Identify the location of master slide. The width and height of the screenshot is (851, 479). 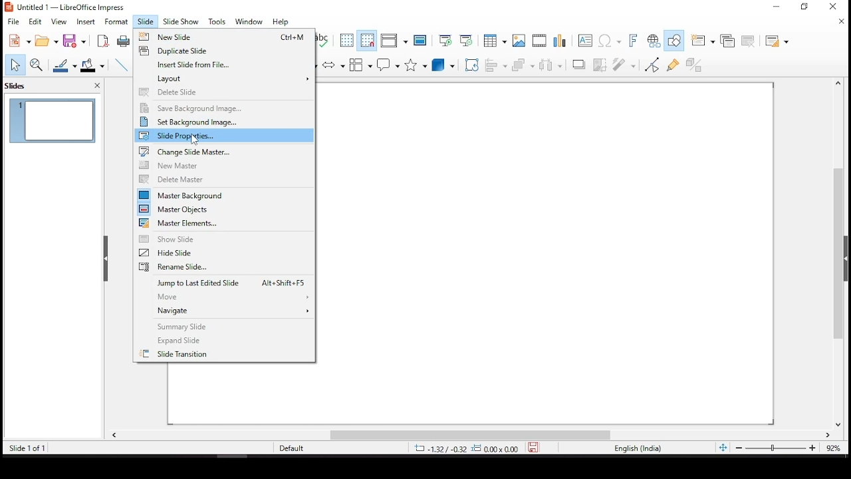
(422, 40).